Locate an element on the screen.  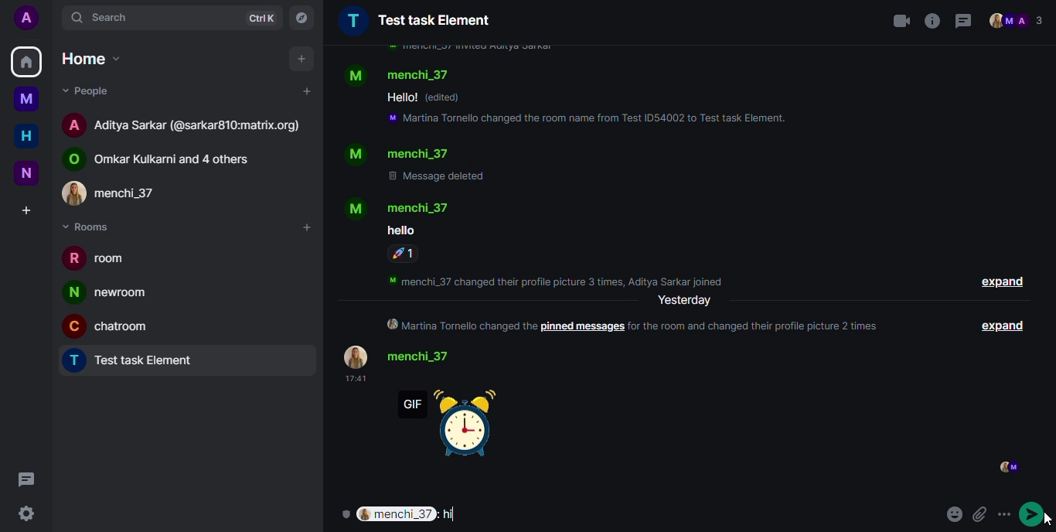
reaction is located at coordinates (404, 254).